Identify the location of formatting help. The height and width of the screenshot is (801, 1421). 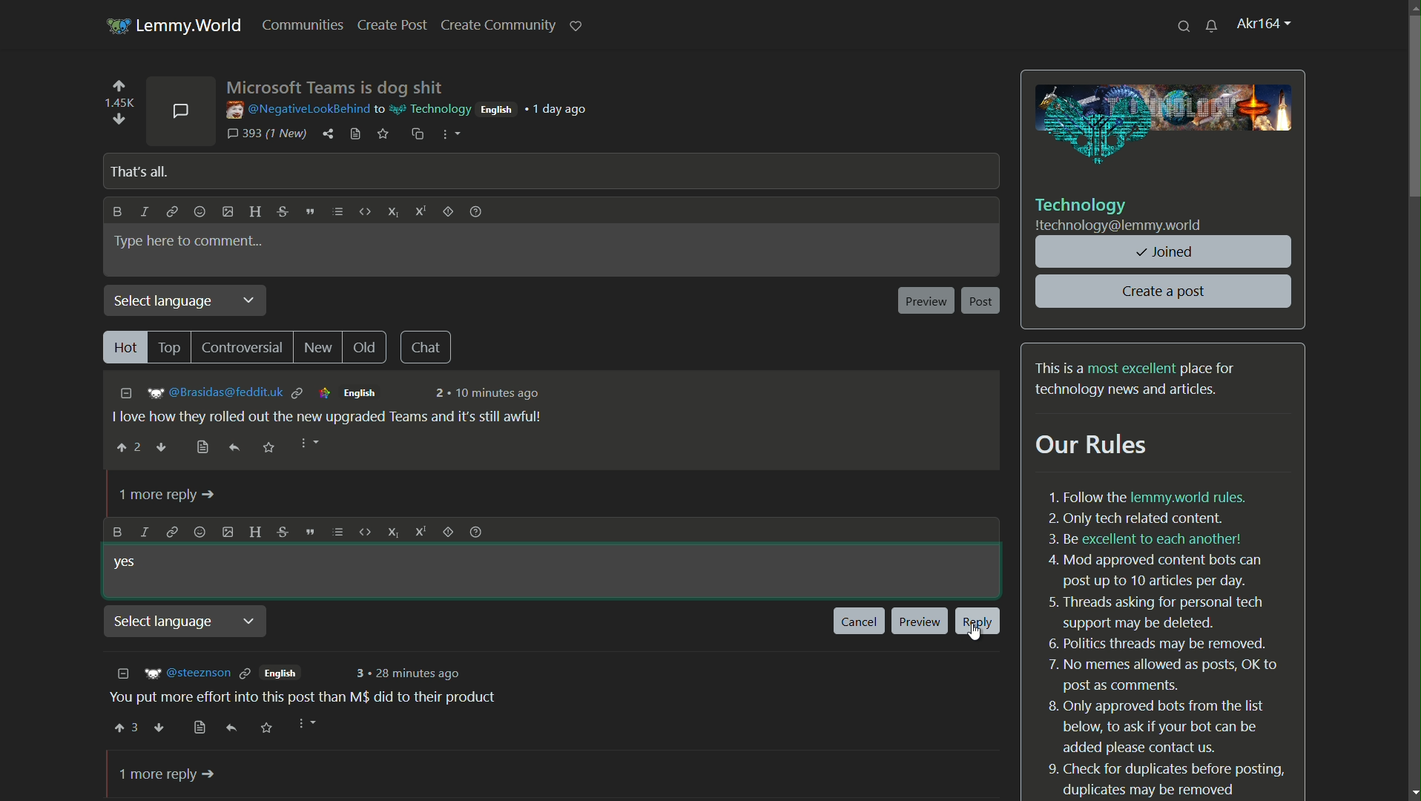
(475, 533).